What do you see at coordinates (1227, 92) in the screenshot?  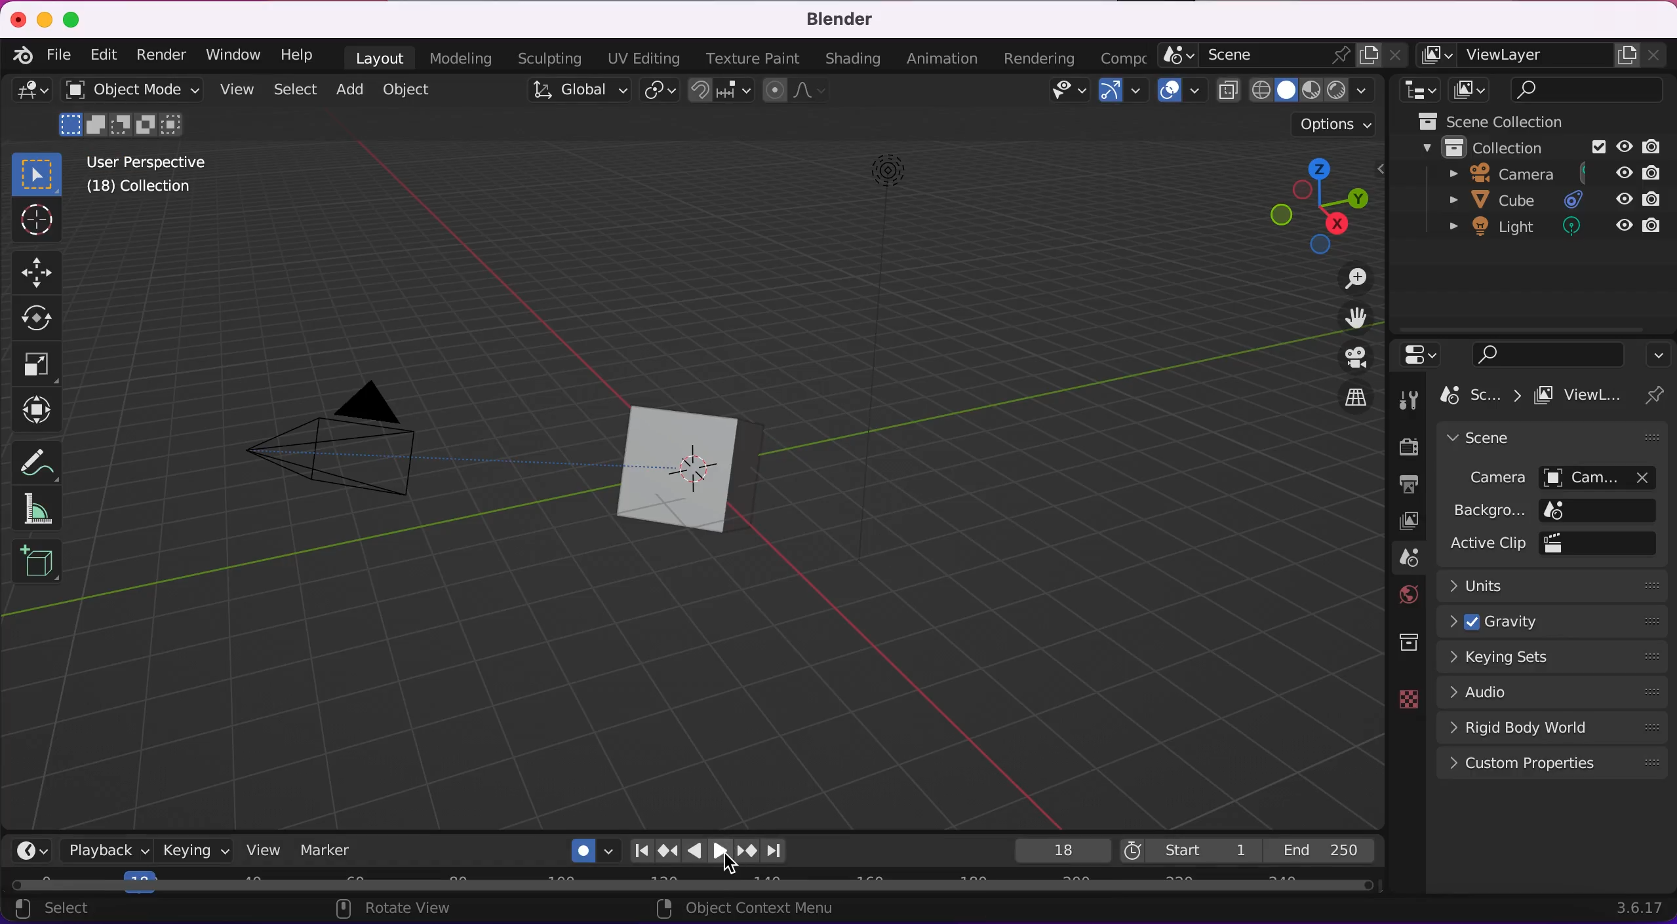 I see `toggle x ray` at bounding box center [1227, 92].